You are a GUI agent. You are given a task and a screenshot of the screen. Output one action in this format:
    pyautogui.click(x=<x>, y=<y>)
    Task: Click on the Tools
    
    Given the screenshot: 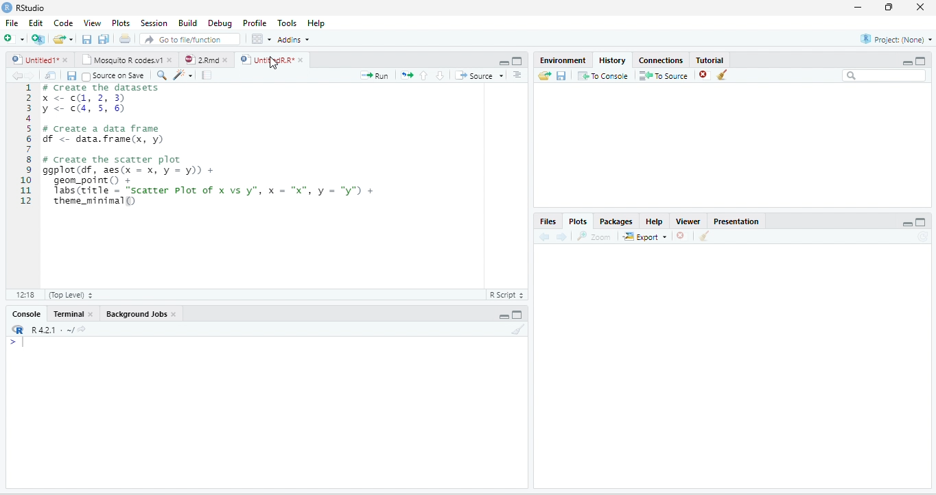 What is the action you would take?
    pyautogui.click(x=288, y=23)
    